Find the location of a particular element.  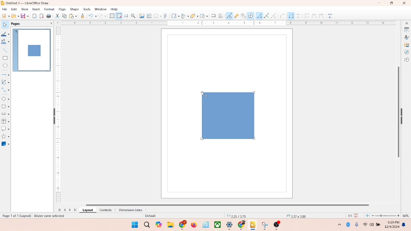

undo is located at coordinates (92, 16).